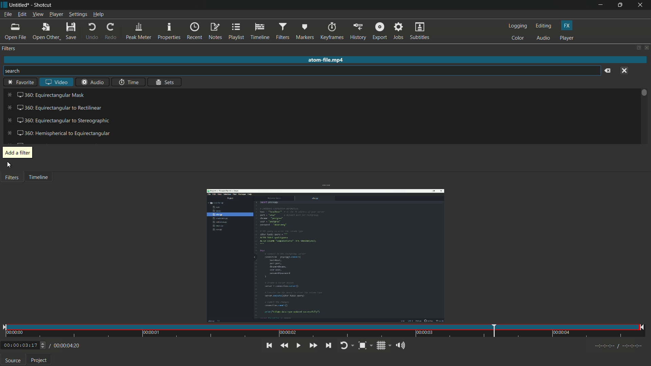 The width and height of the screenshot is (651, 366). What do you see at coordinates (46, 95) in the screenshot?
I see `360: equirectangular mask` at bounding box center [46, 95].